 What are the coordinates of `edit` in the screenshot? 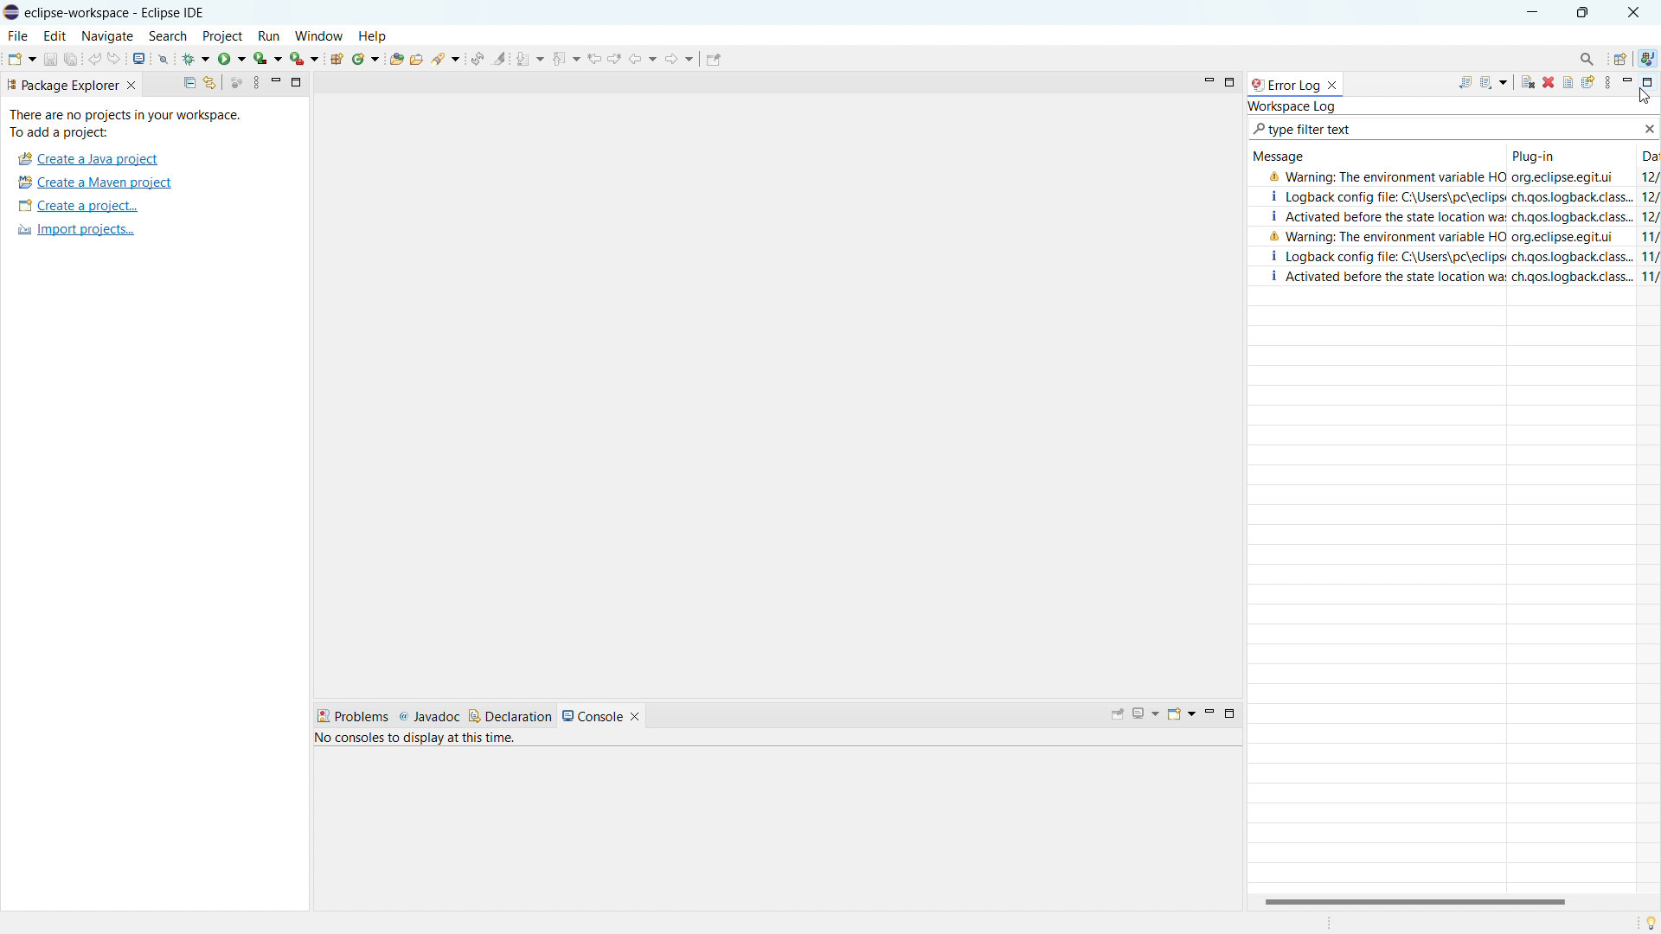 It's located at (55, 35).